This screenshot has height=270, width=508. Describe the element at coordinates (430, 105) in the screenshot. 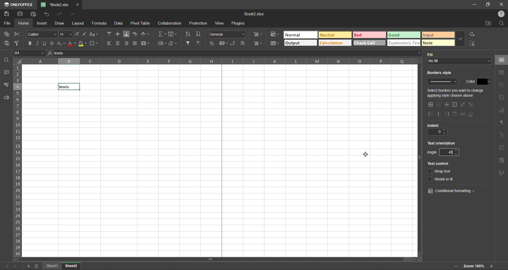

I see `all borders` at that location.